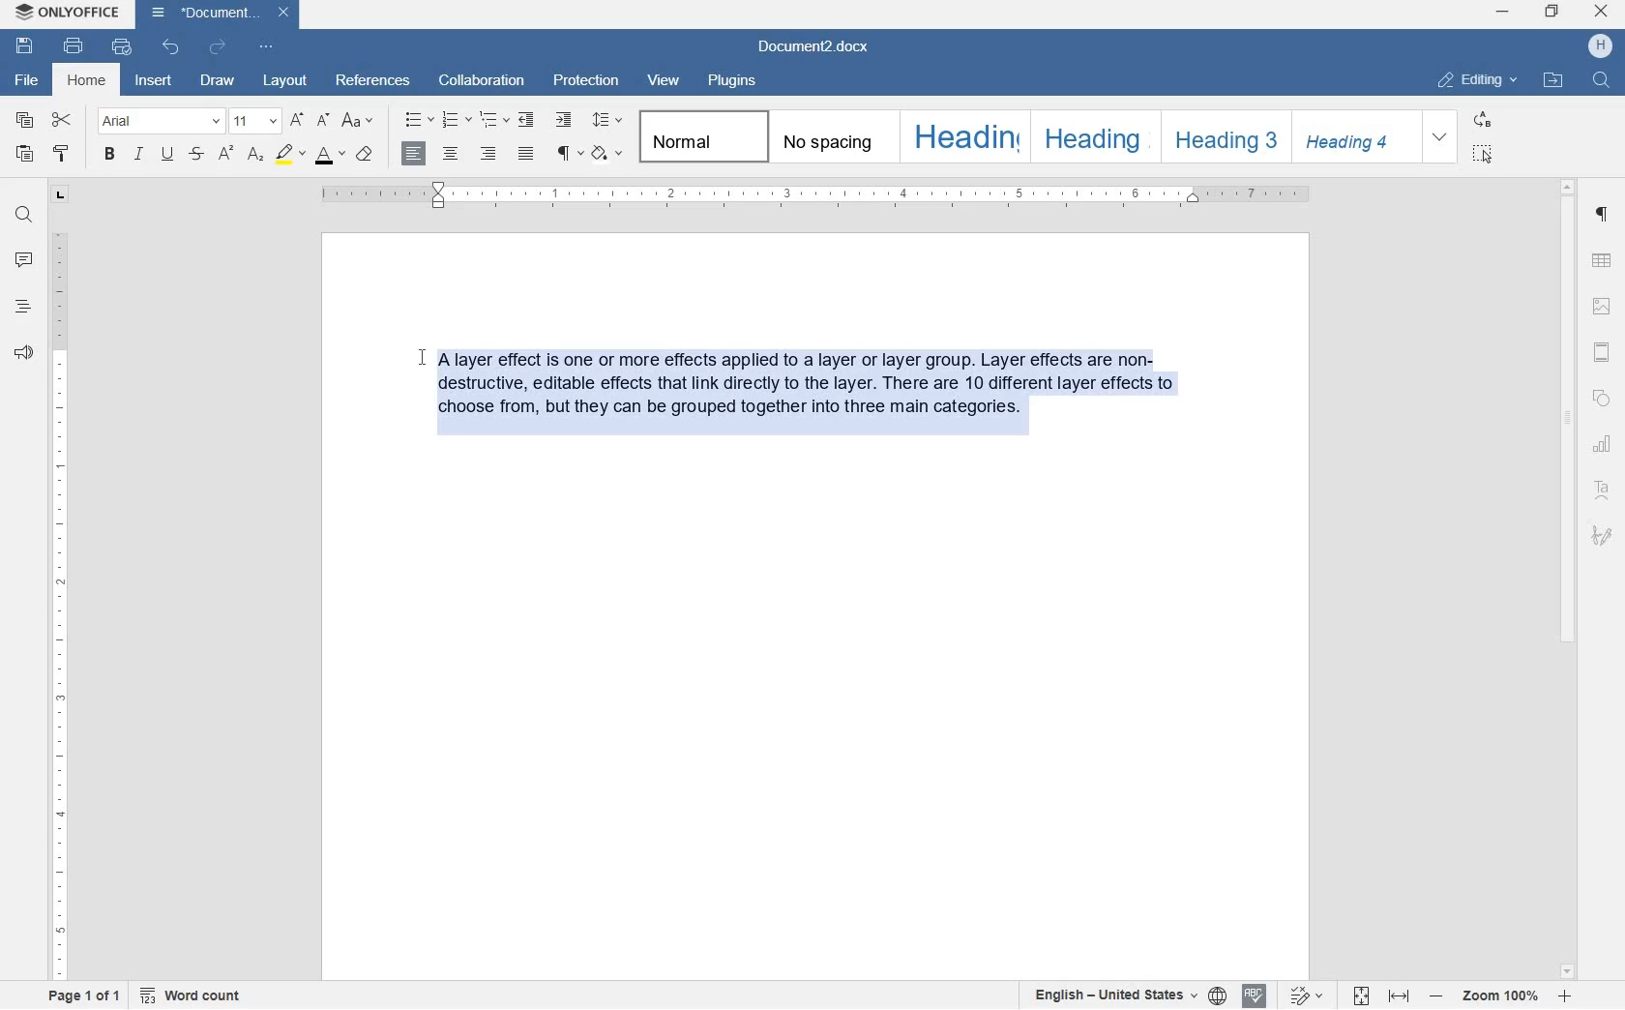 The image size is (1625, 1010). Describe the element at coordinates (568, 152) in the screenshot. I see `nonprinting characters` at that location.